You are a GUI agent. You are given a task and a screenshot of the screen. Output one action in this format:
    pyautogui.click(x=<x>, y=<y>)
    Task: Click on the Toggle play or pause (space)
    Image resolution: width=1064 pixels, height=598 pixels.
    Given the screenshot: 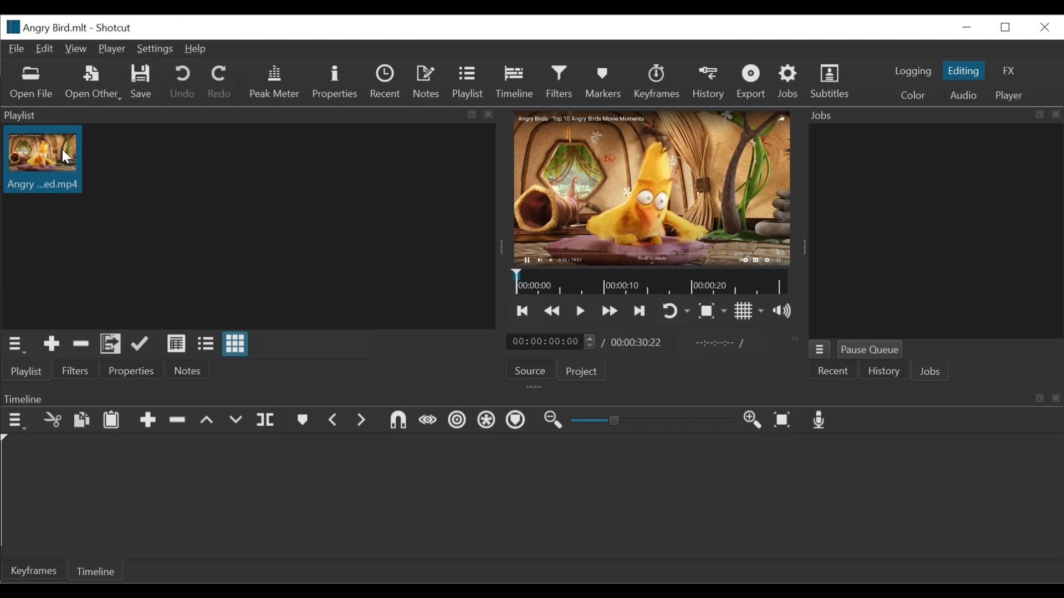 What is the action you would take?
    pyautogui.click(x=580, y=311)
    